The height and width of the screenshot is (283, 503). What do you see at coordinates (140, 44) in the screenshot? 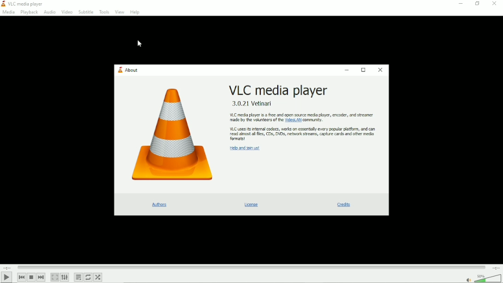
I see `Cursor` at bounding box center [140, 44].